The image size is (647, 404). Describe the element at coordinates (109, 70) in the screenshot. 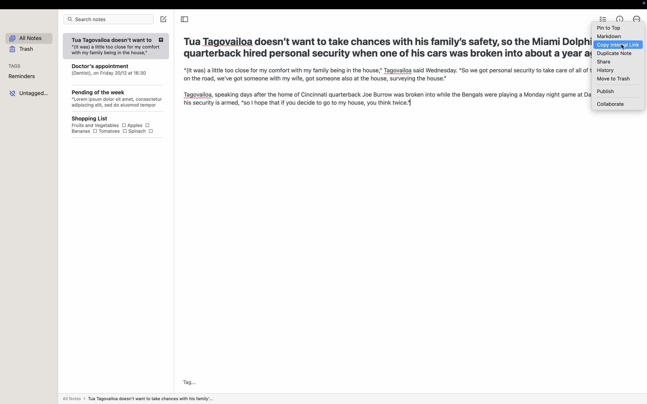

I see `Doctor's appointment
(Dentist), on Friday 20/12 at 16:30` at that location.